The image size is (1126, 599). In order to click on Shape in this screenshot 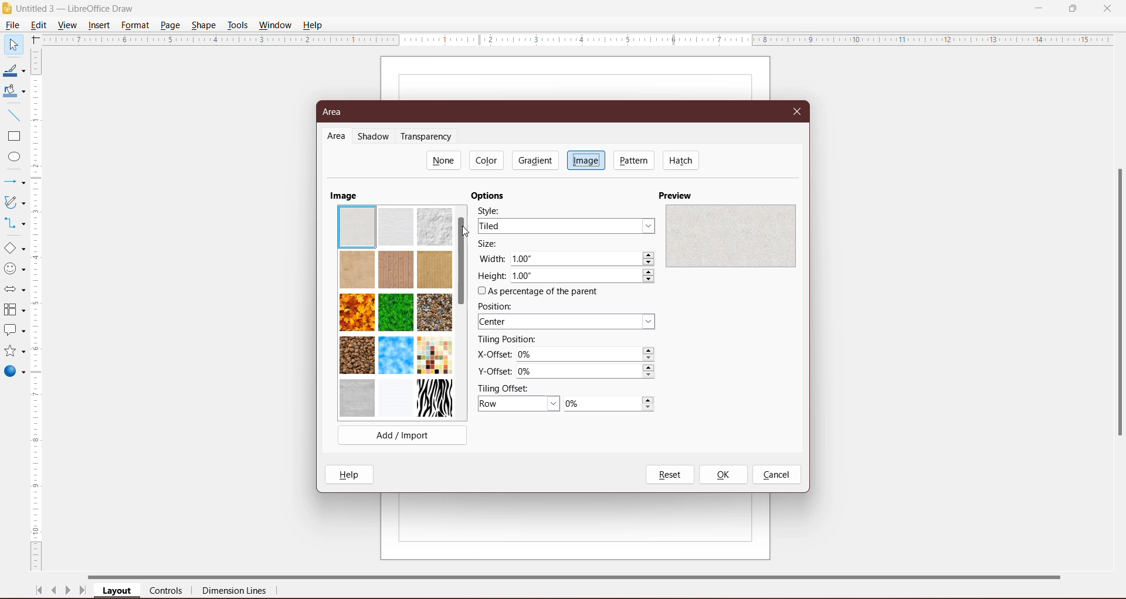, I will do `click(205, 24)`.